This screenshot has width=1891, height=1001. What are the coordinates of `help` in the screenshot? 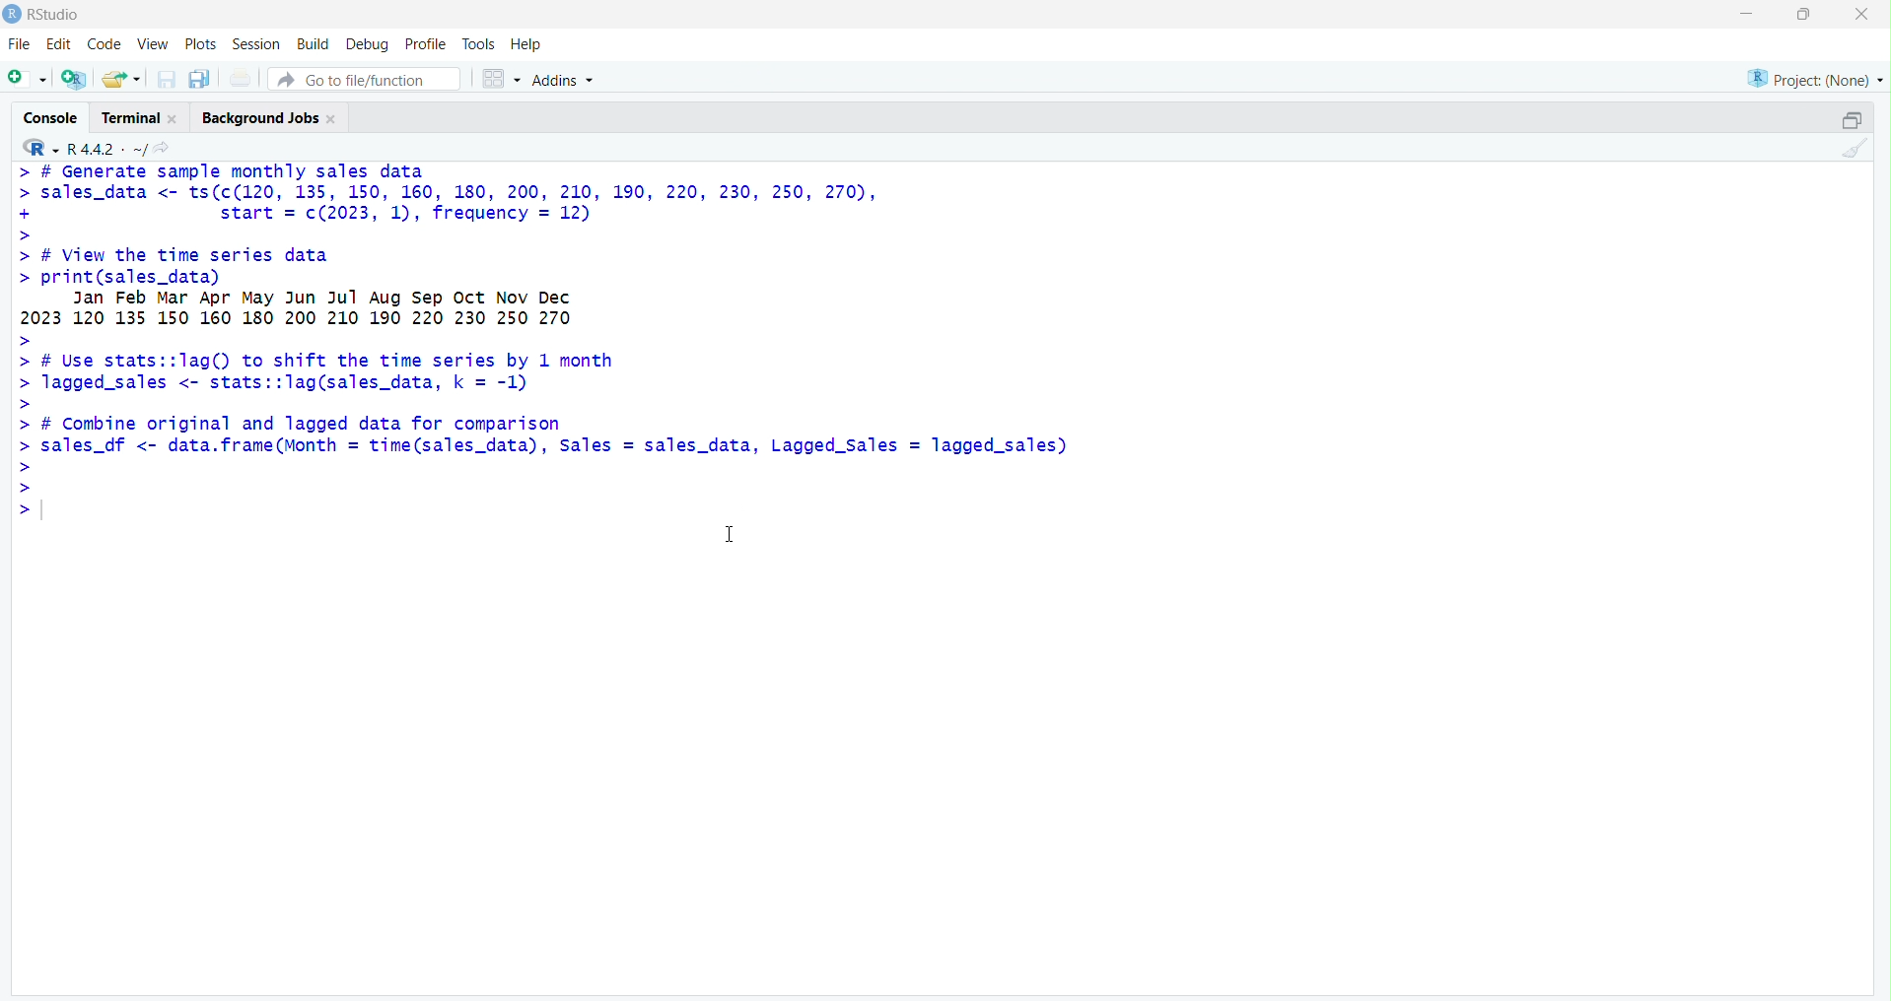 It's located at (529, 43).